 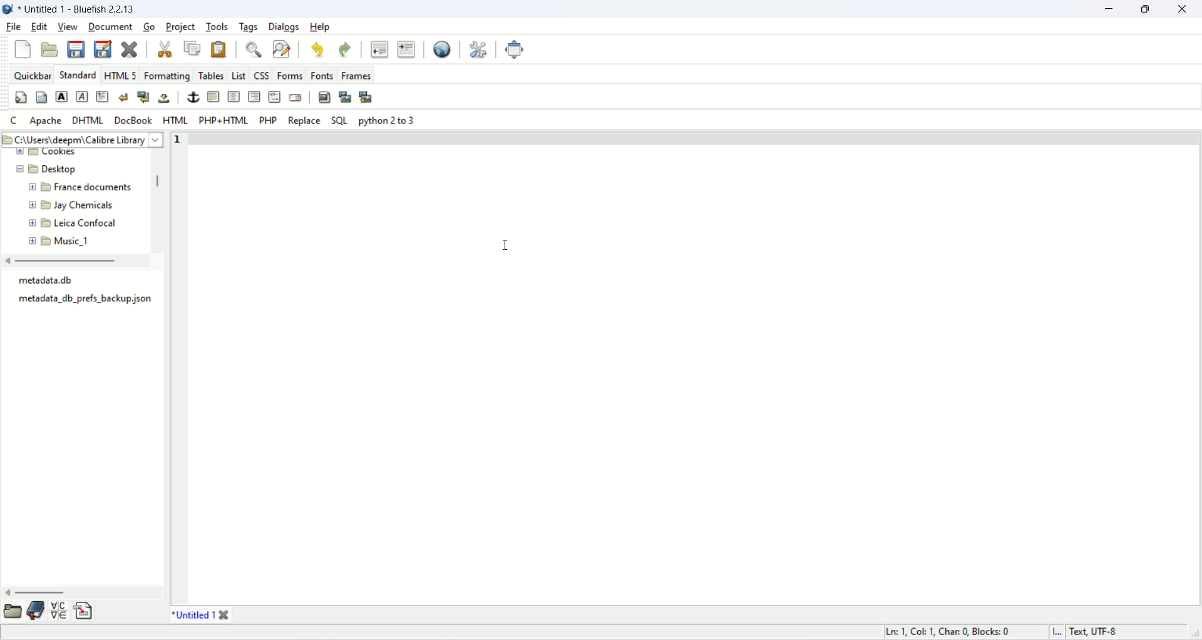 What do you see at coordinates (87, 119) in the screenshot?
I see `DHTML` at bounding box center [87, 119].